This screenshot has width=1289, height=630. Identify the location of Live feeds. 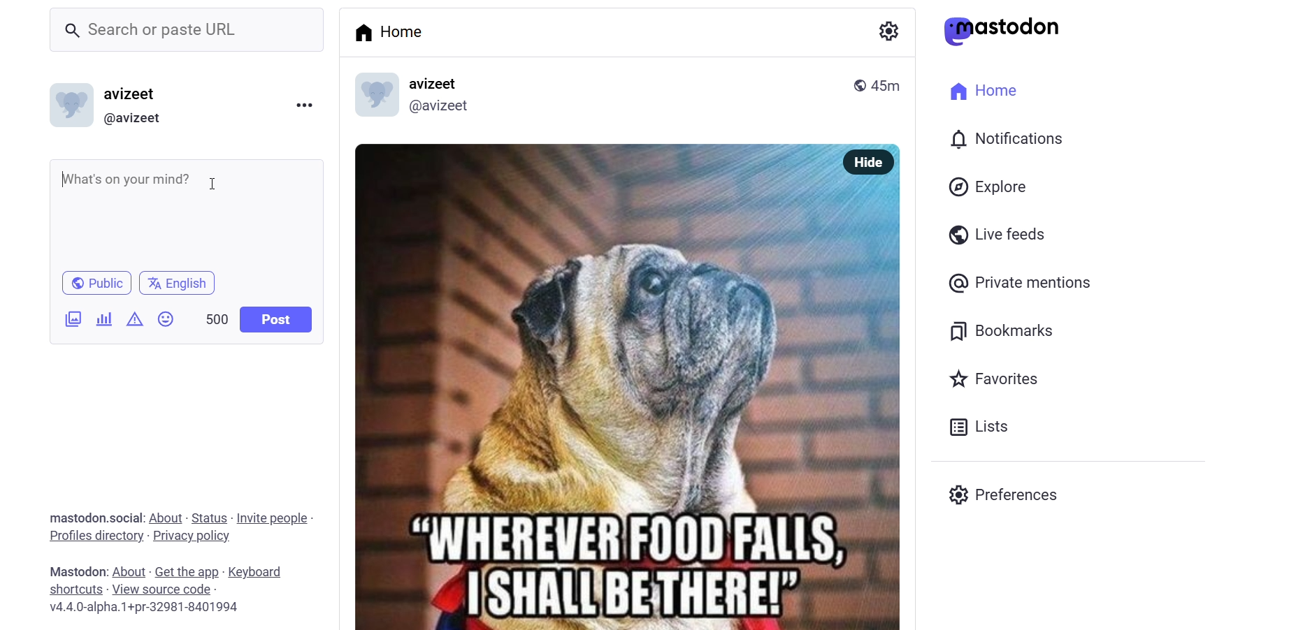
(1027, 235).